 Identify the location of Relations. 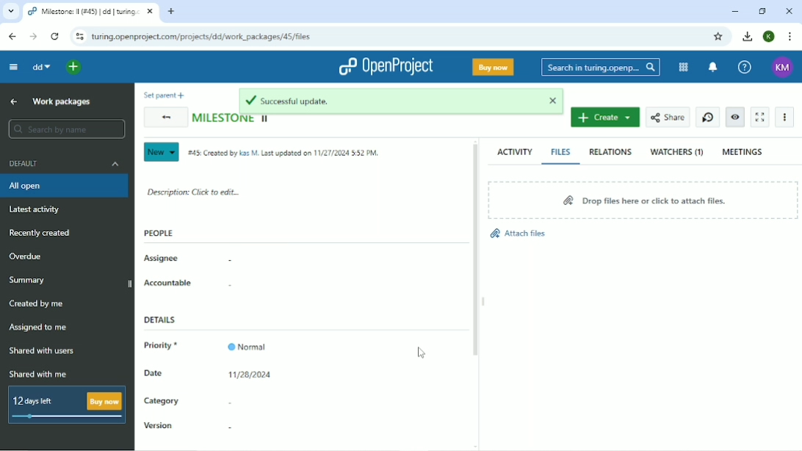
(610, 152).